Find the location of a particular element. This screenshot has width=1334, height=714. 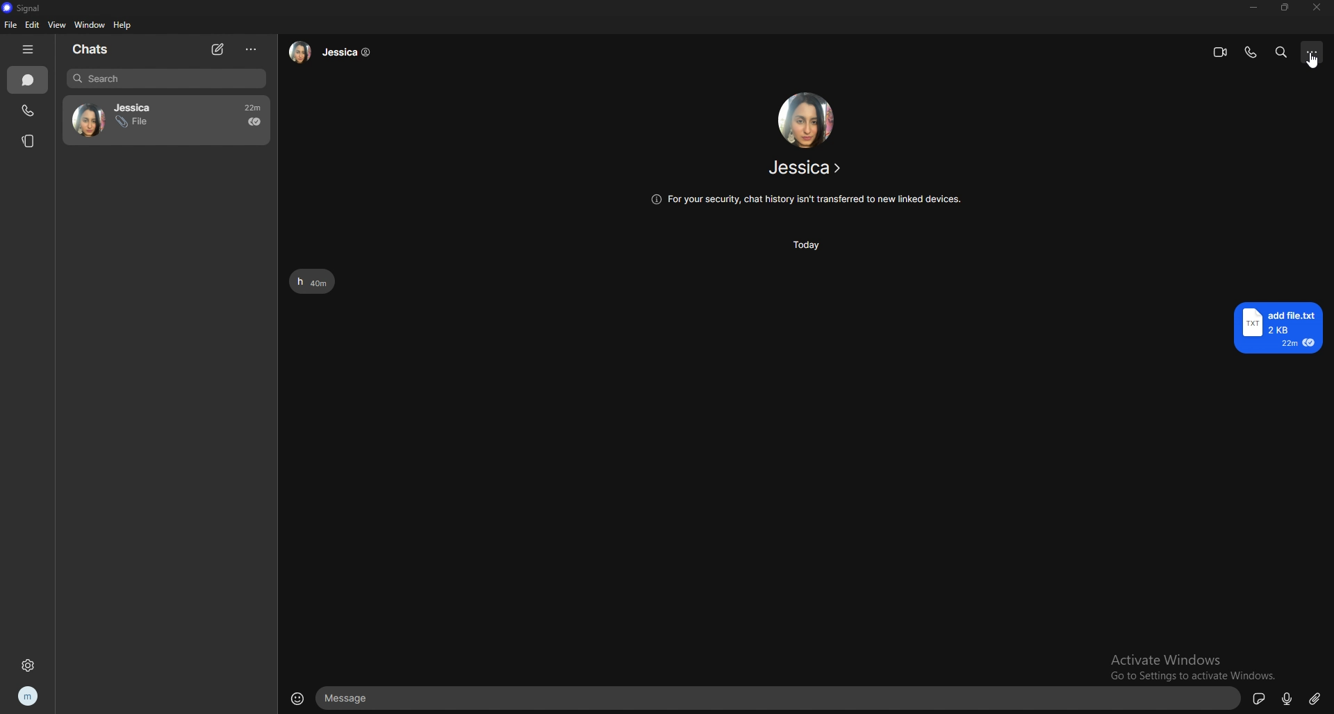

h 40 is located at coordinates (318, 281).